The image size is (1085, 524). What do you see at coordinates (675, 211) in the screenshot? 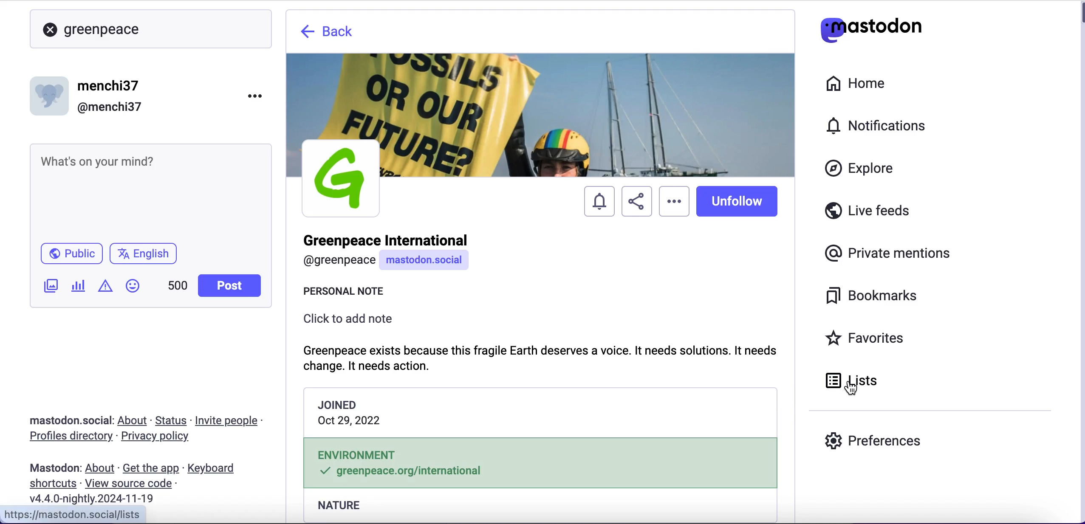
I see `cursor` at bounding box center [675, 211].